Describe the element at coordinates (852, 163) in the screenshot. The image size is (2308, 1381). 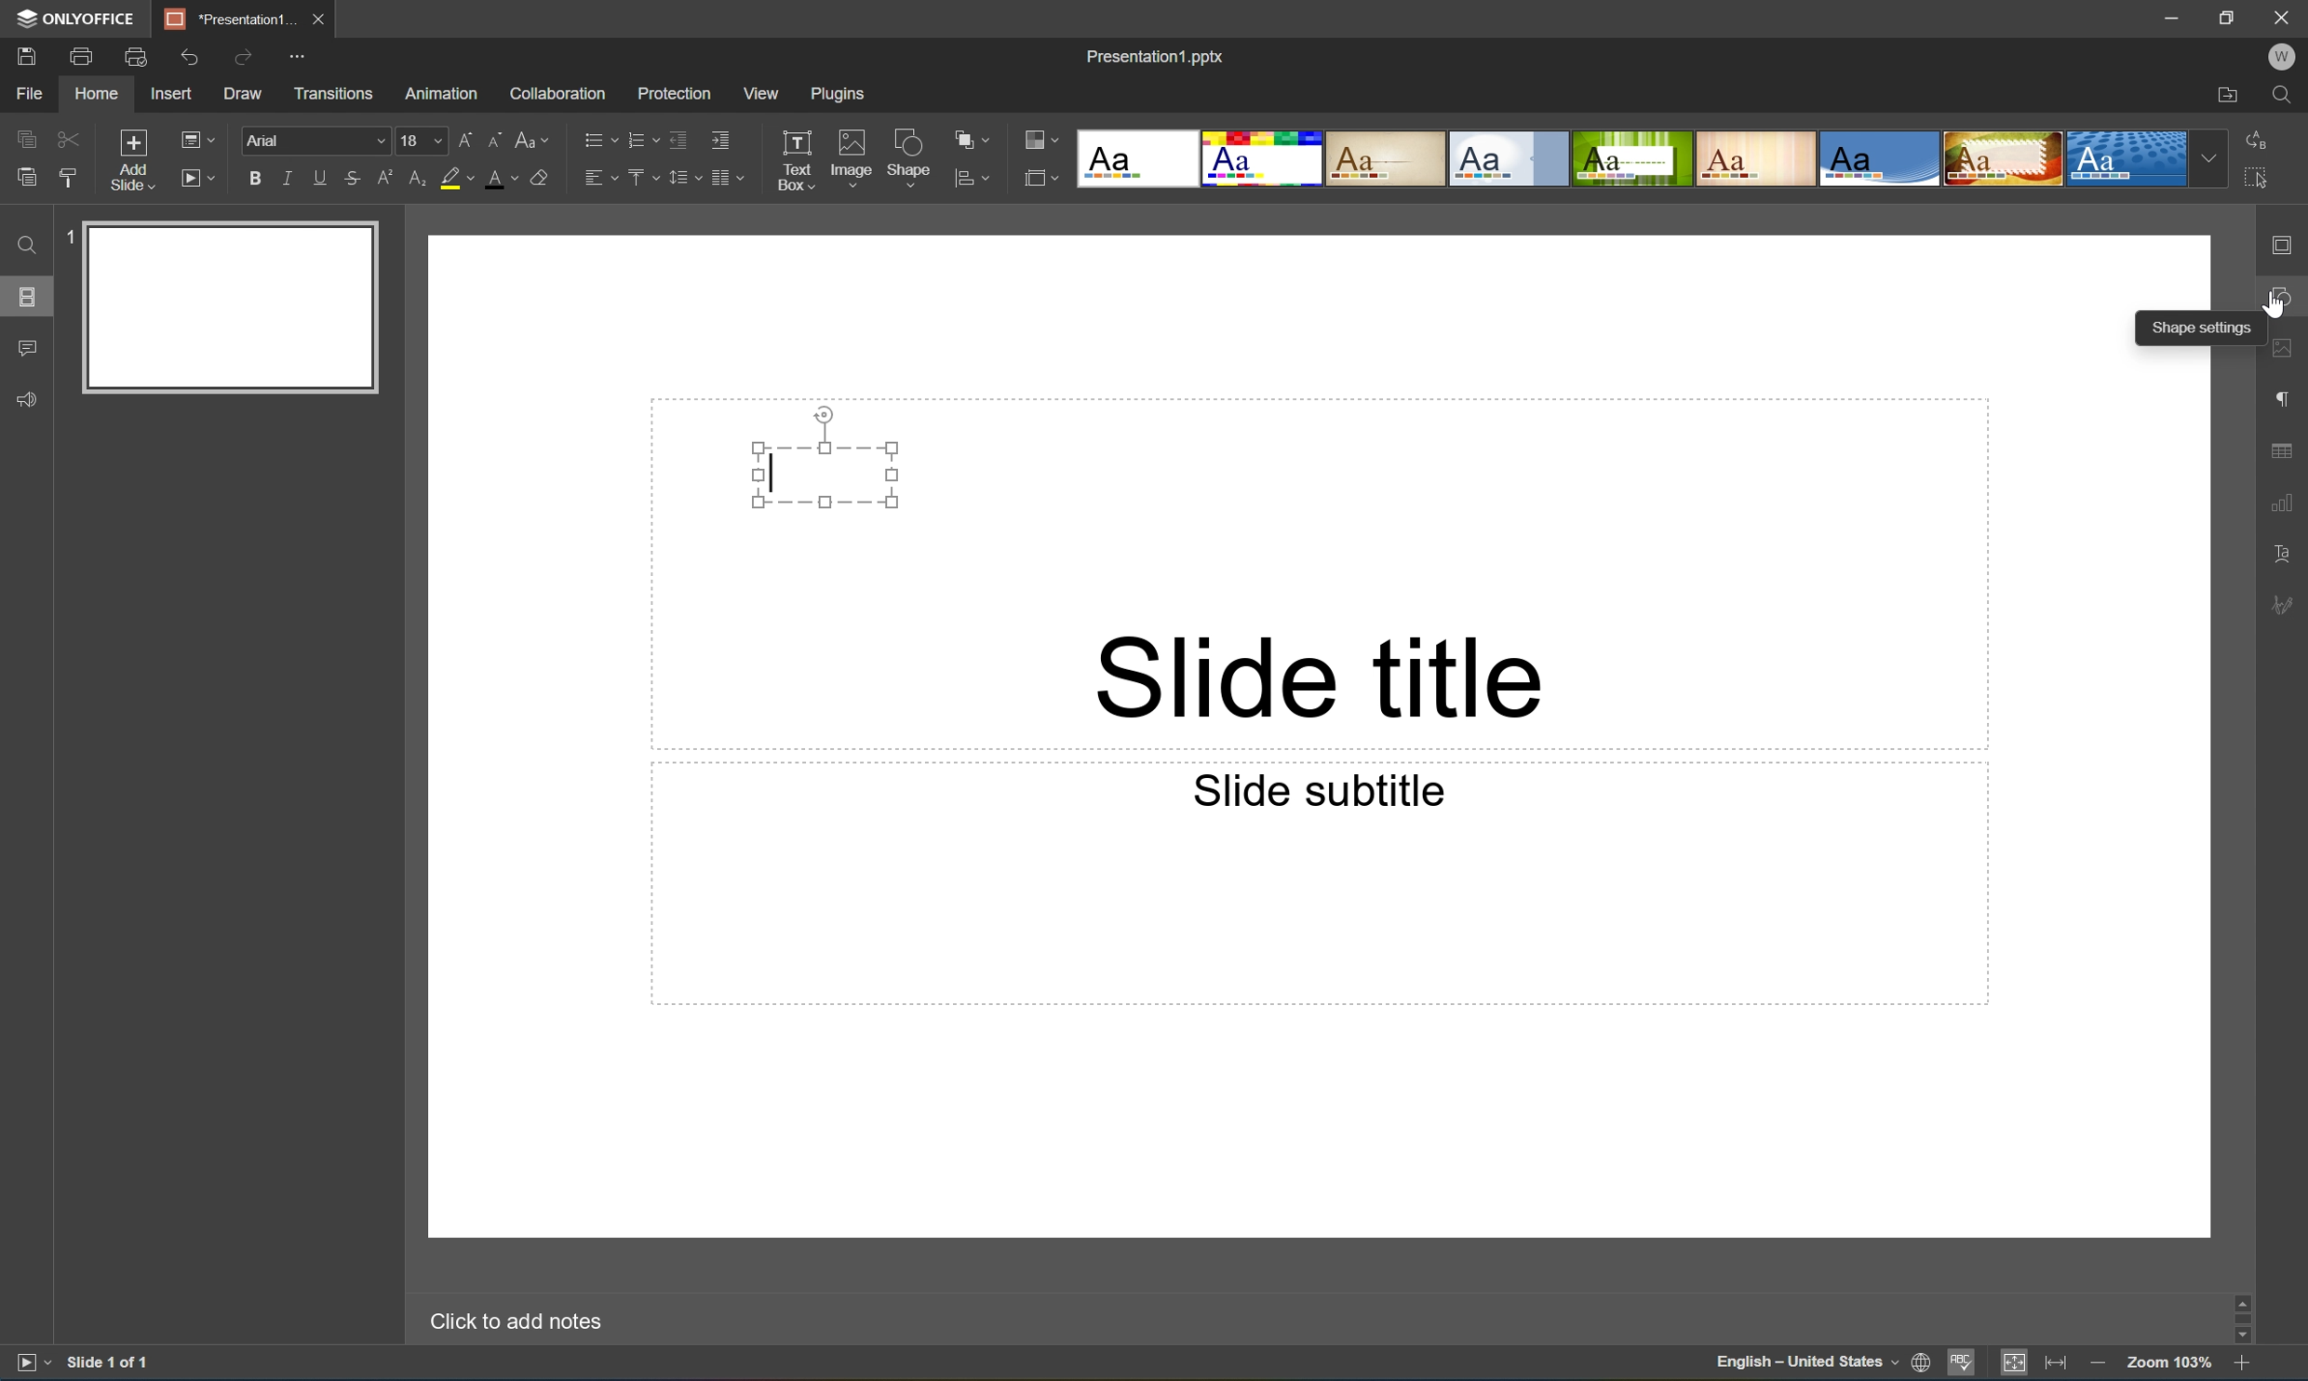
I see `Image` at that location.